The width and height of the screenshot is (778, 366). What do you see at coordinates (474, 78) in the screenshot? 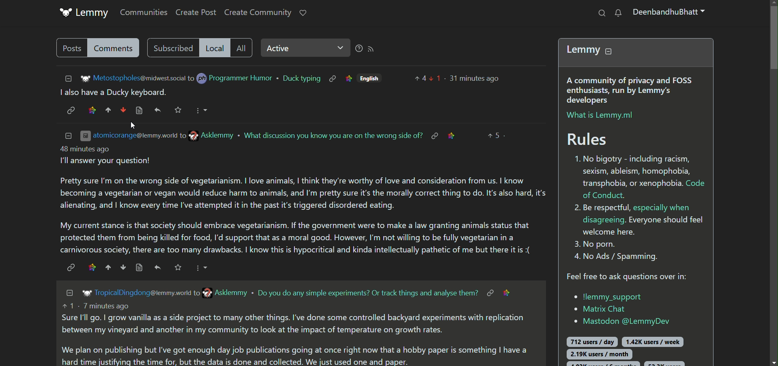
I see `update time` at bounding box center [474, 78].